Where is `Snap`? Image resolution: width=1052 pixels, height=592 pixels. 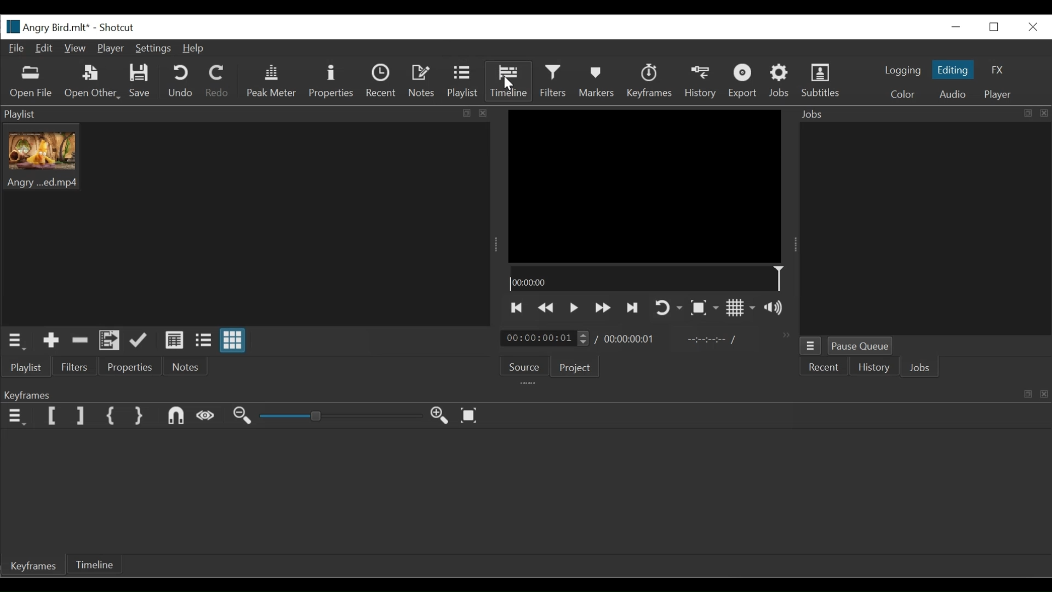 Snap is located at coordinates (176, 417).